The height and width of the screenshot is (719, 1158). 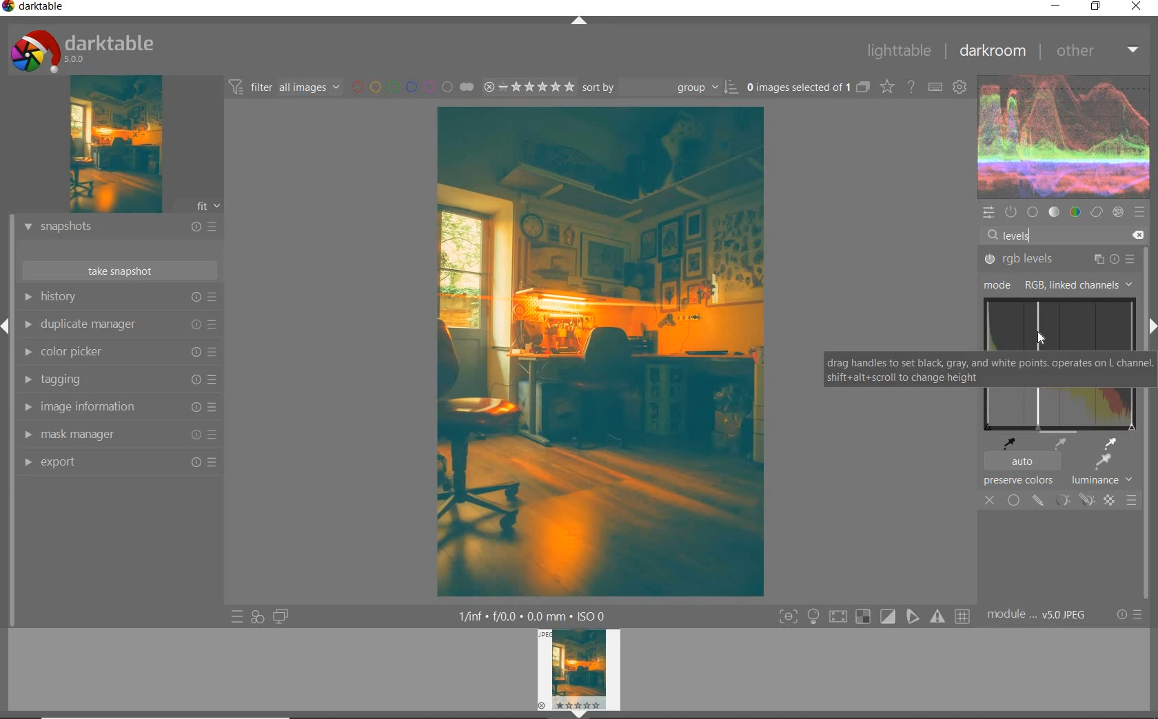 I want to click on quick access for applying any of your styles, so click(x=258, y=616).